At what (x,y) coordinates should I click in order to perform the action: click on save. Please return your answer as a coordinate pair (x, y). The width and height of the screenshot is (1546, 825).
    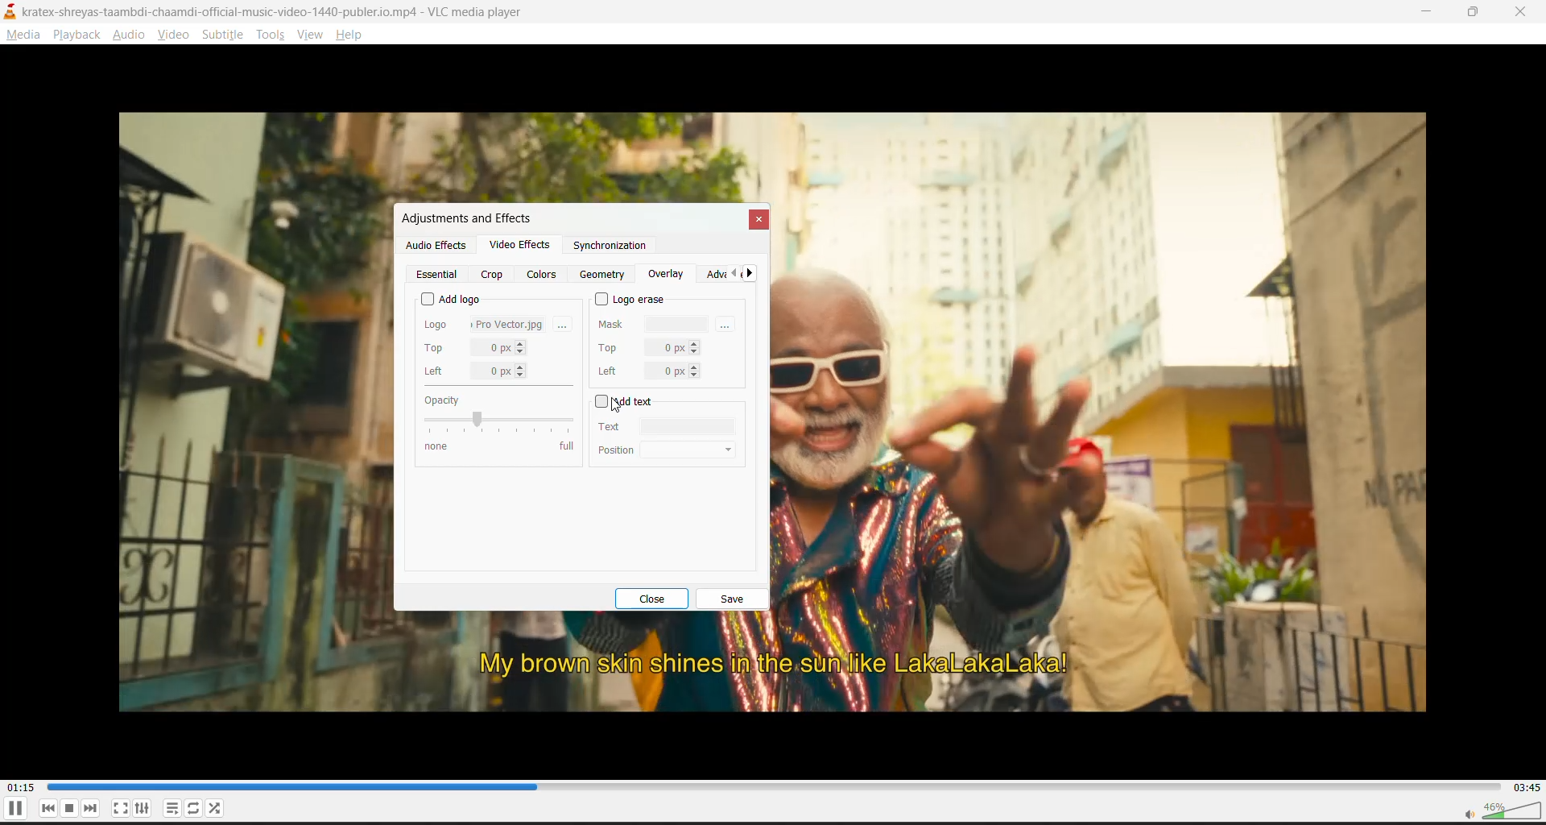
    Looking at the image, I should click on (732, 599).